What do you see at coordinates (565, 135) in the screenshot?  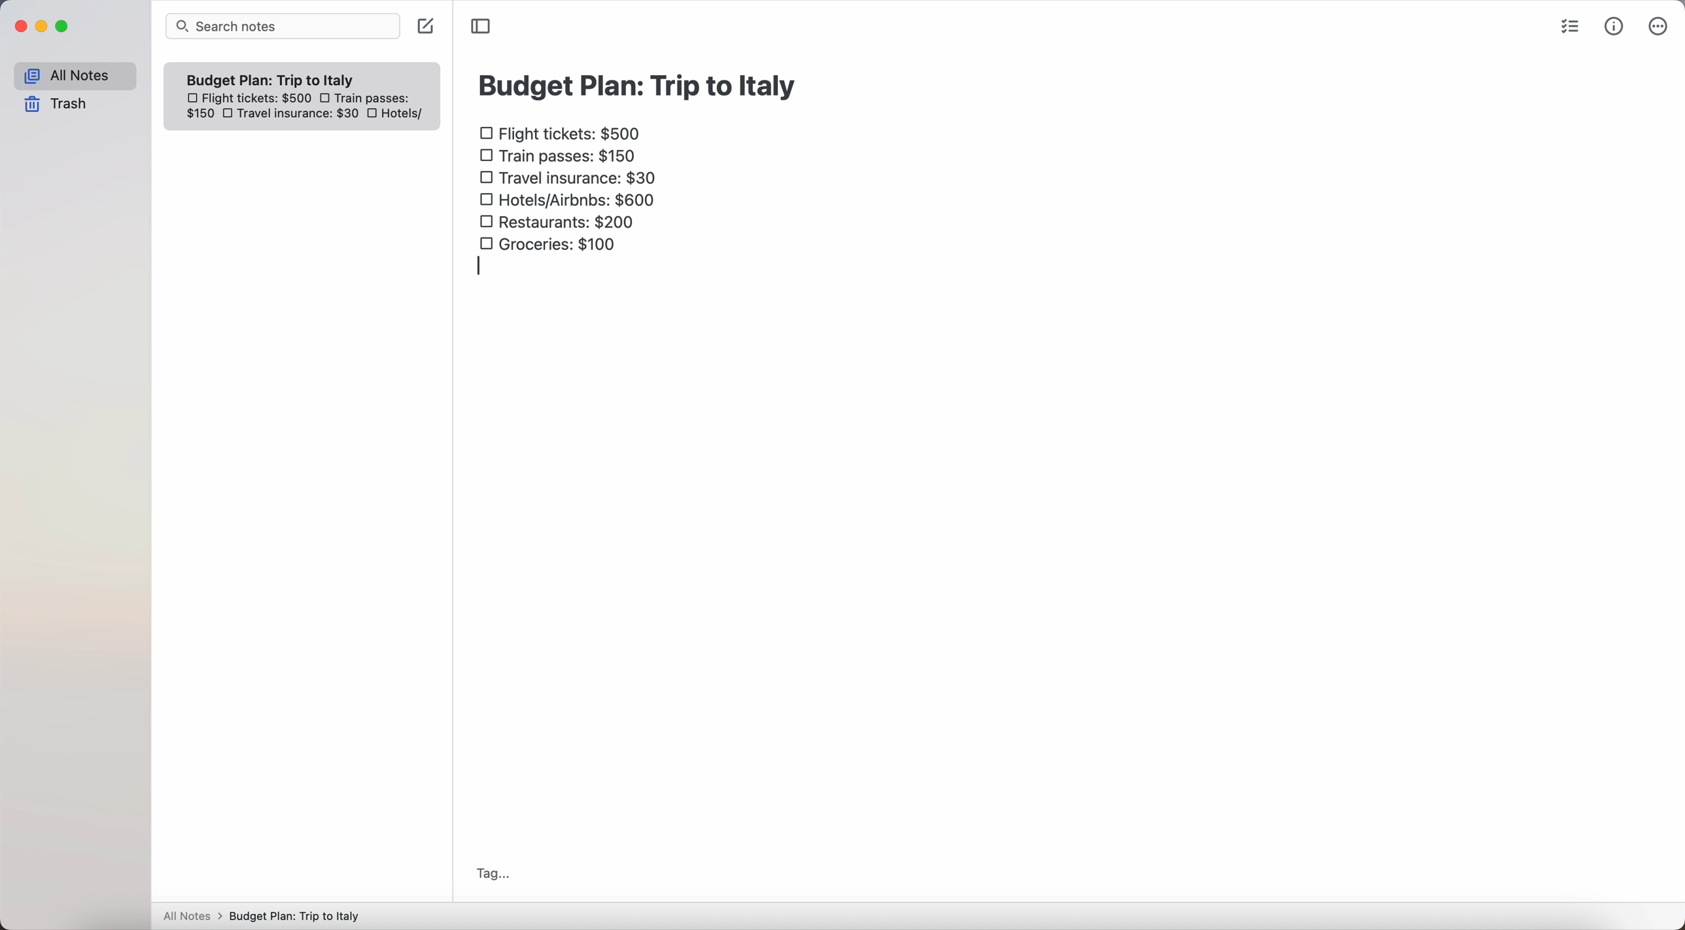 I see `flight tickets: $500 checkbox` at bounding box center [565, 135].